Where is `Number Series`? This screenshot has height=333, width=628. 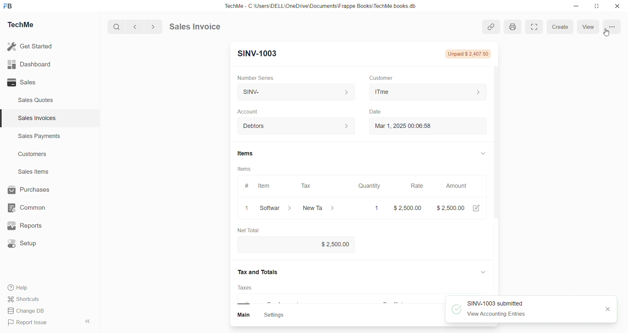 Number Series is located at coordinates (258, 77).